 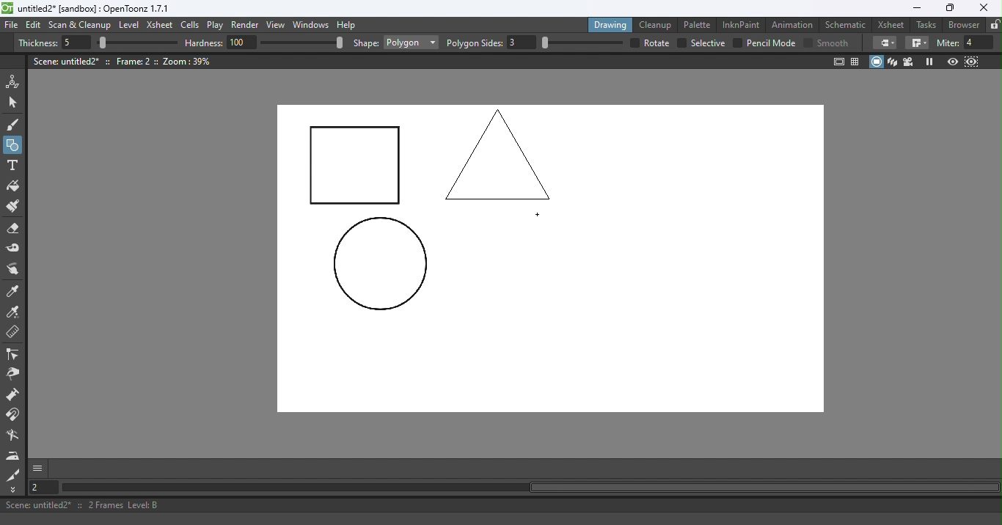 What do you see at coordinates (658, 43) in the screenshot?
I see `over all` at bounding box center [658, 43].